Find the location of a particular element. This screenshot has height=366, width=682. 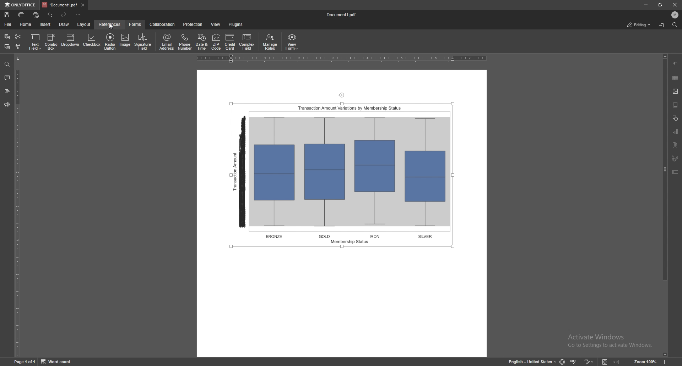

zoom out is located at coordinates (627, 361).